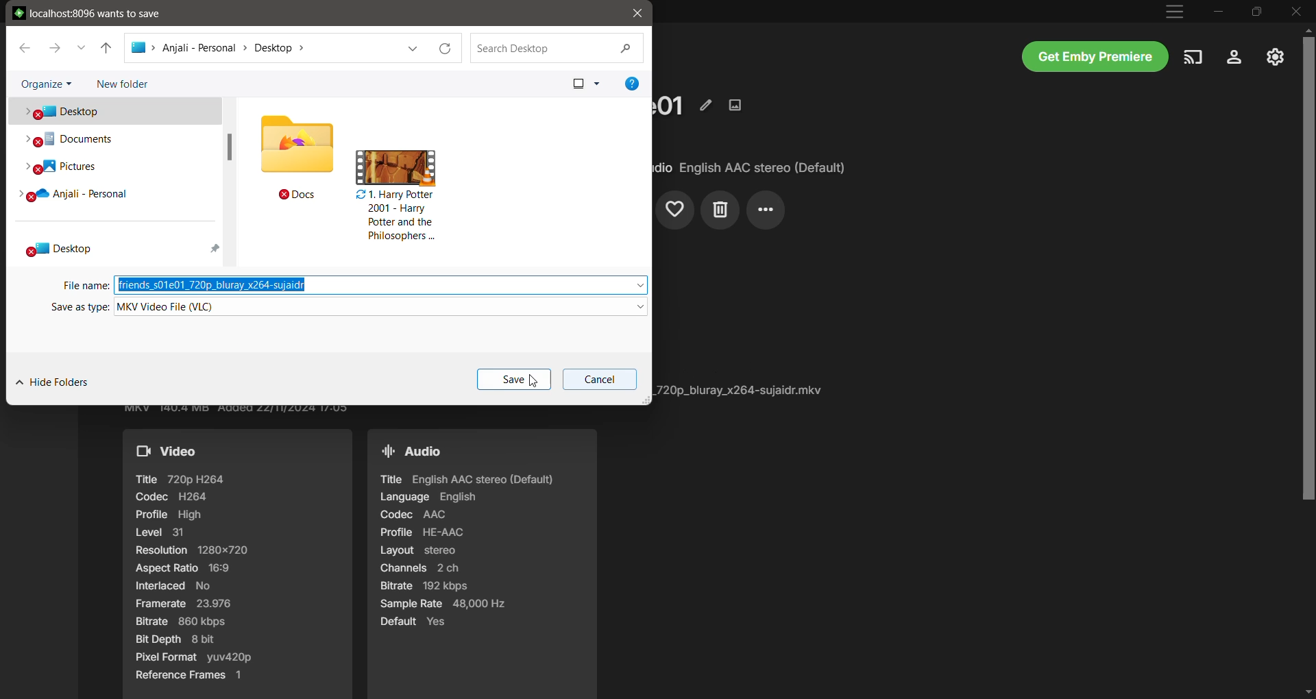 The image size is (1316, 699). I want to click on New Folder, so click(124, 84).